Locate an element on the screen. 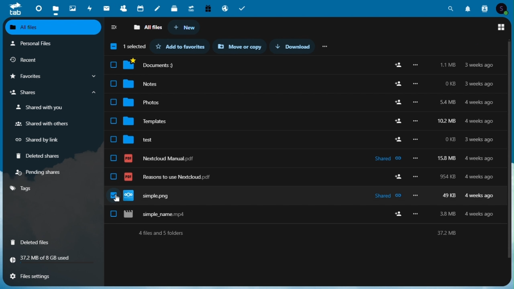 This screenshot has width=514, height=289. contacts is located at coordinates (123, 8).